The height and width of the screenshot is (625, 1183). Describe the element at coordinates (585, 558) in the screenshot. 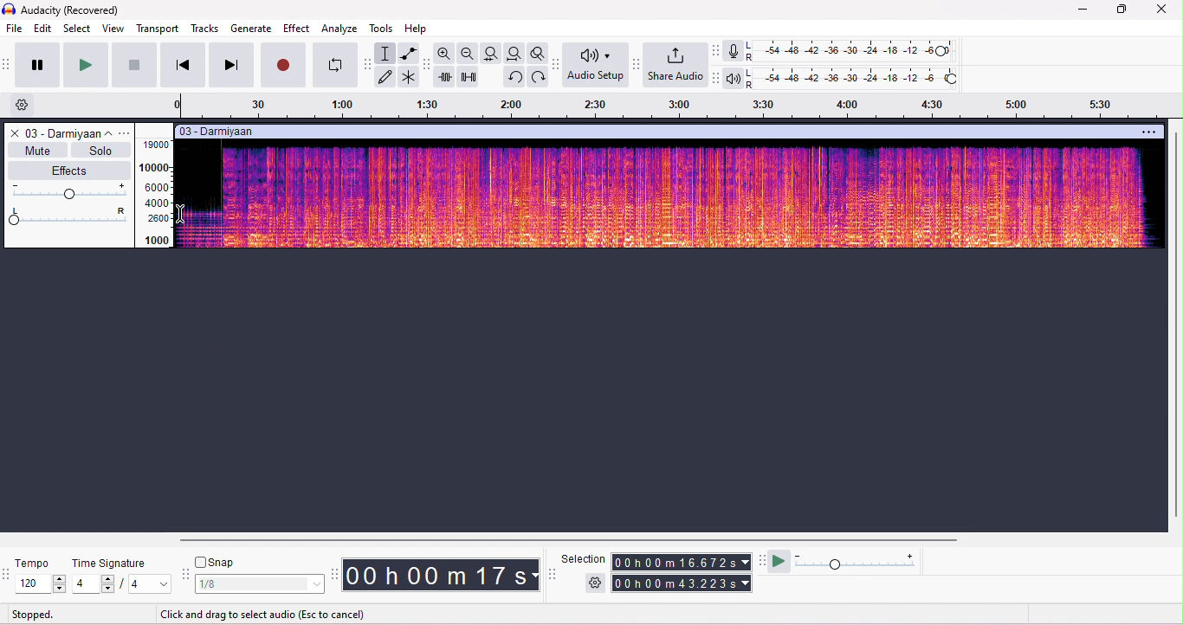

I see `selection` at that location.